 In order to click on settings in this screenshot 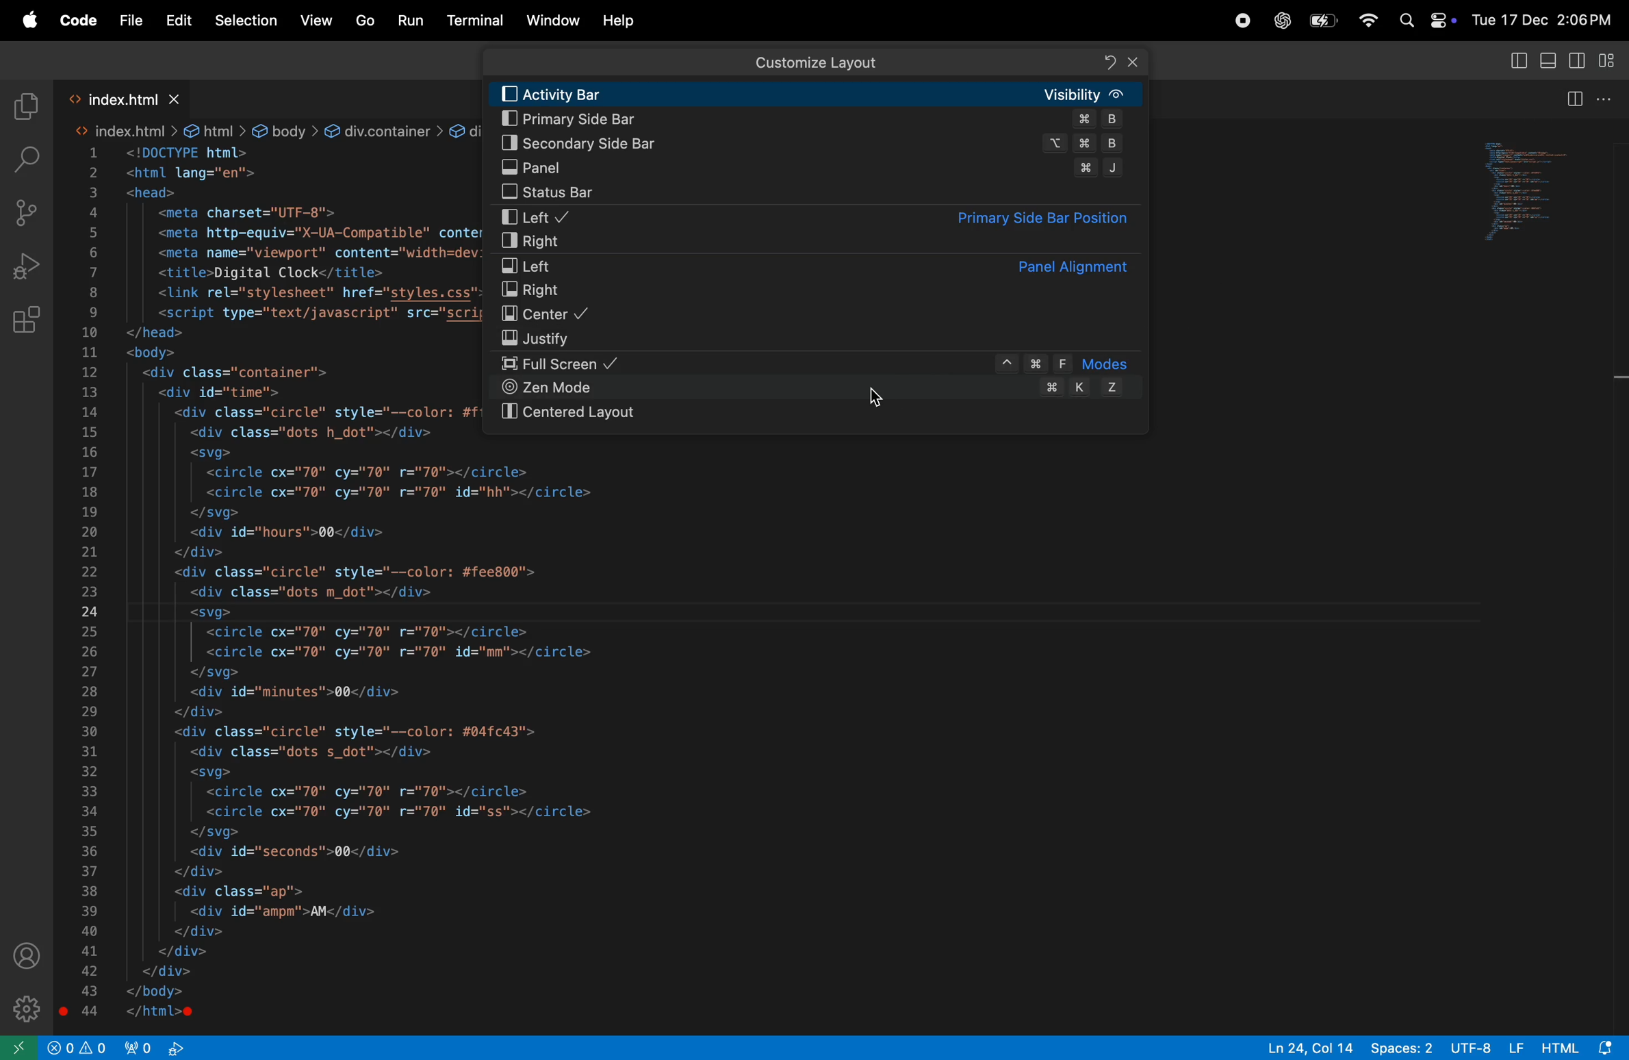, I will do `click(27, 1006)`.